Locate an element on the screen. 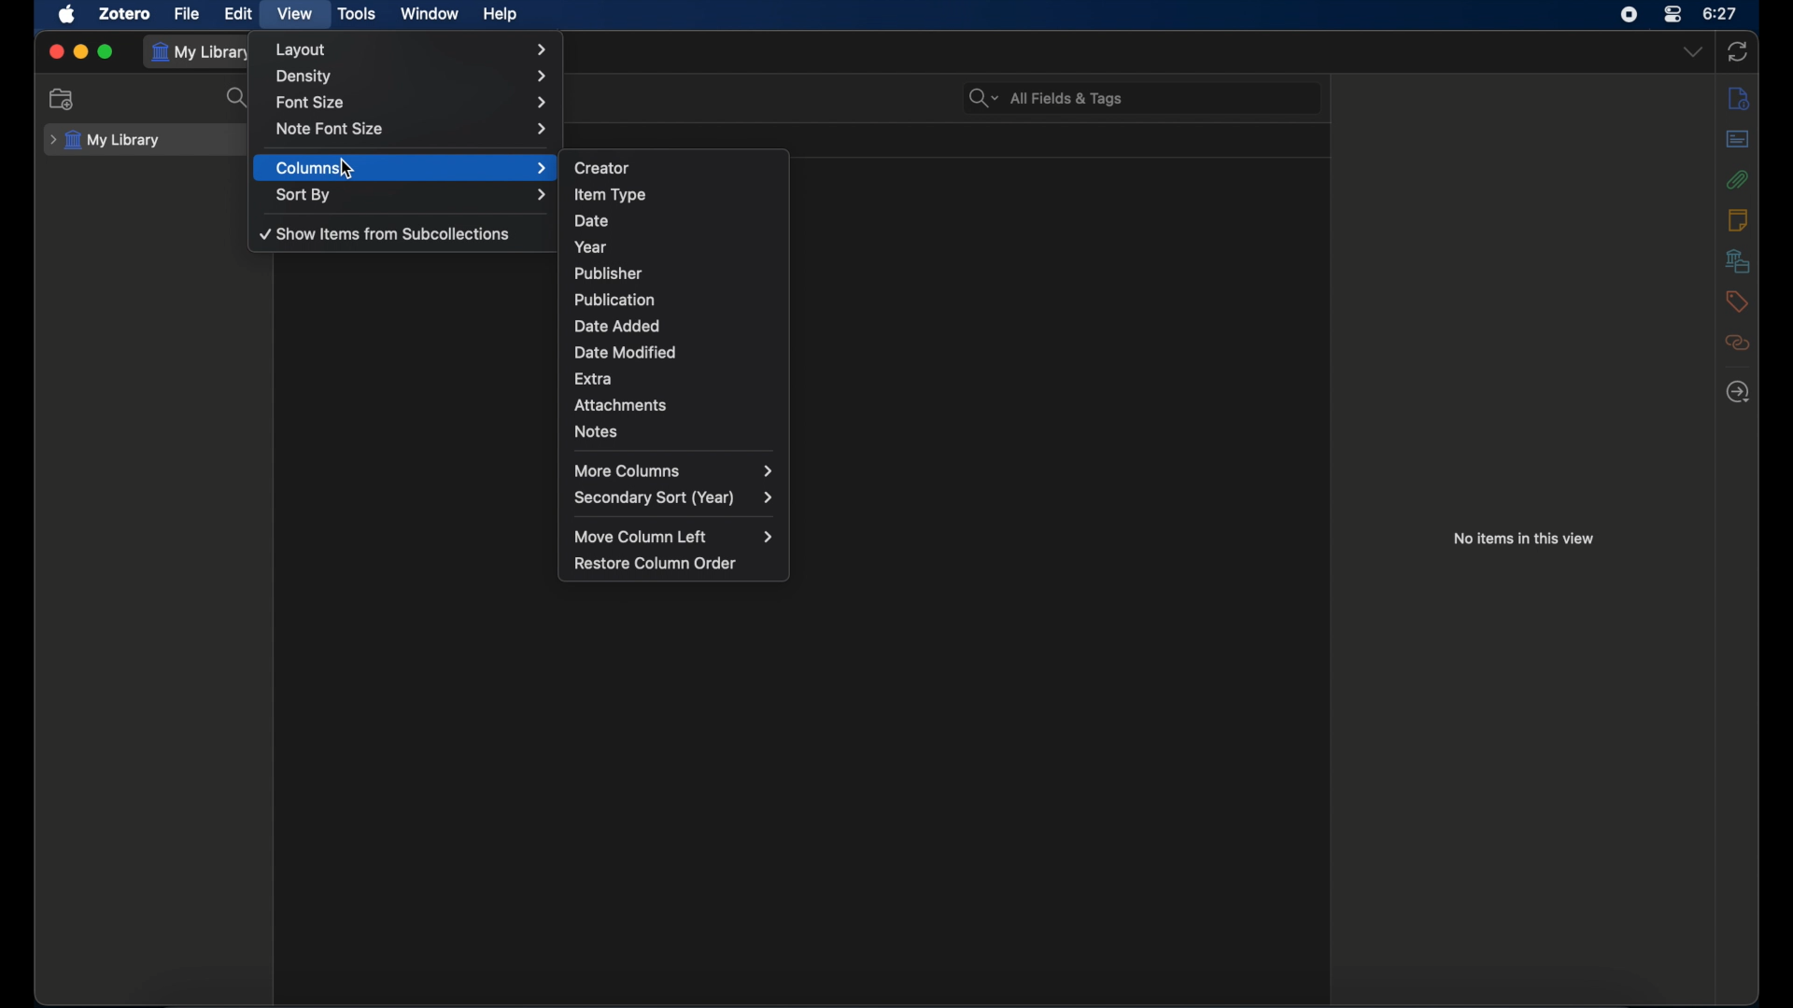 This screenshot has height=1008, width=1793. publisher is located at coordinates (611, 273).